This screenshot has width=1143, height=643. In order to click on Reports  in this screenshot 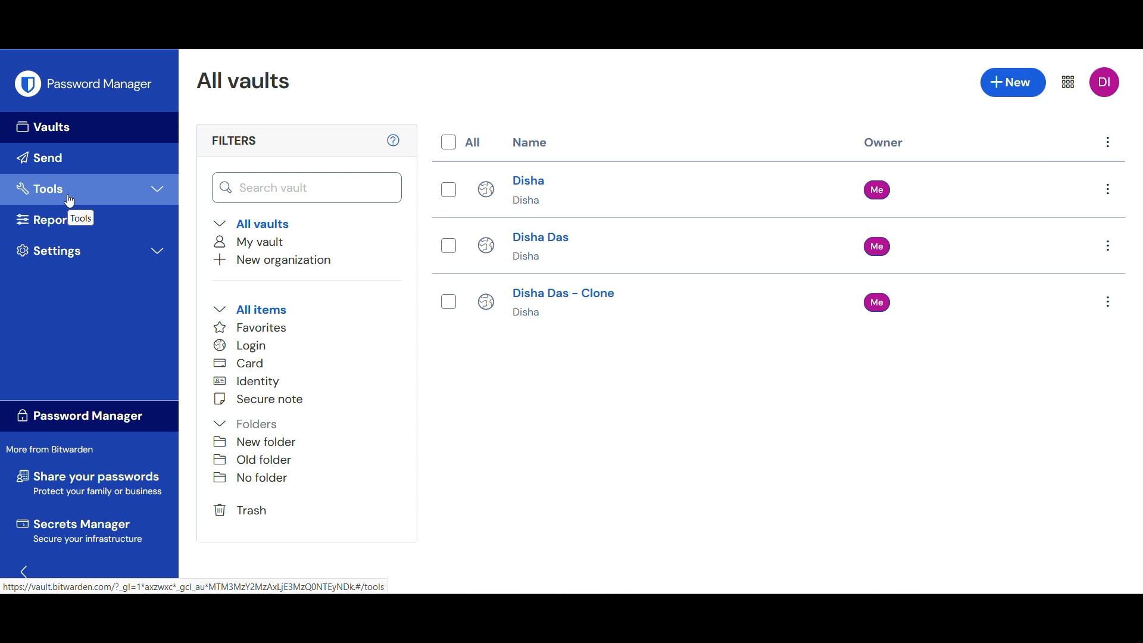, I will do `click(39, 220)`.